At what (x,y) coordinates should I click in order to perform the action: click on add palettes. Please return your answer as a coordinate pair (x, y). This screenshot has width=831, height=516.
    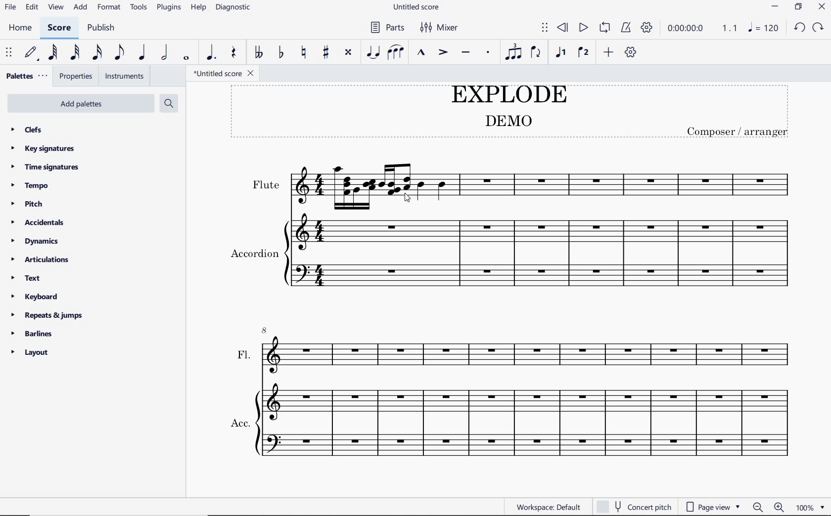
    Looking at the image, I should click on (79, 104).